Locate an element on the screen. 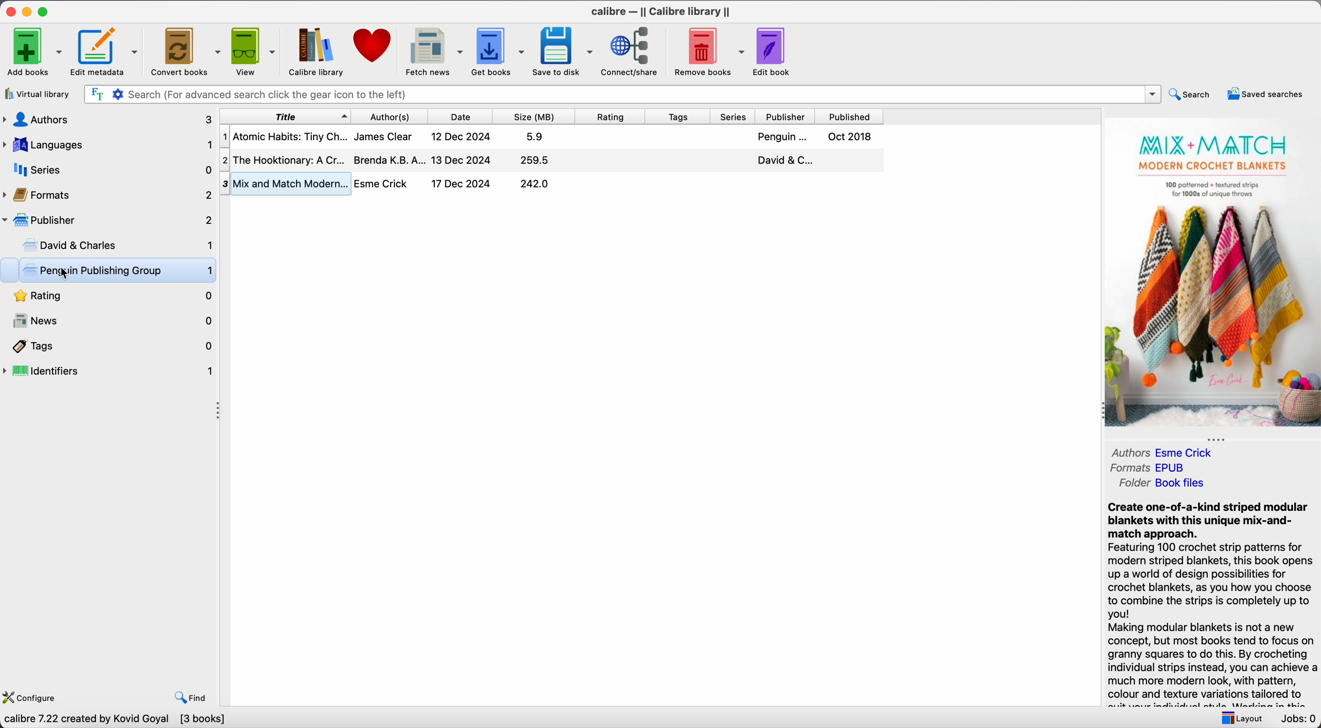 This screenshot has height=728, width=1321. tags is located at coordinates (680, 116).